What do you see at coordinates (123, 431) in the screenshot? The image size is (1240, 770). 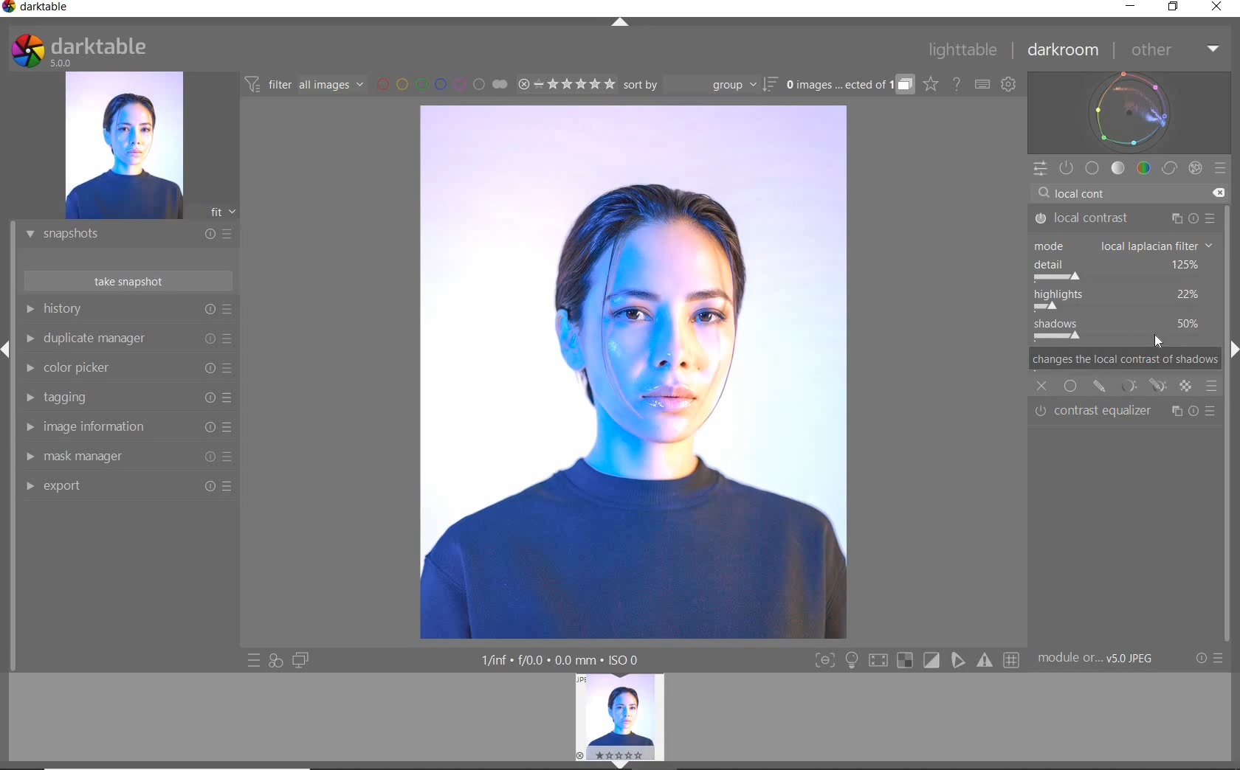 I see `IMAGE INFORMATION` at bounding box center [123, 431].